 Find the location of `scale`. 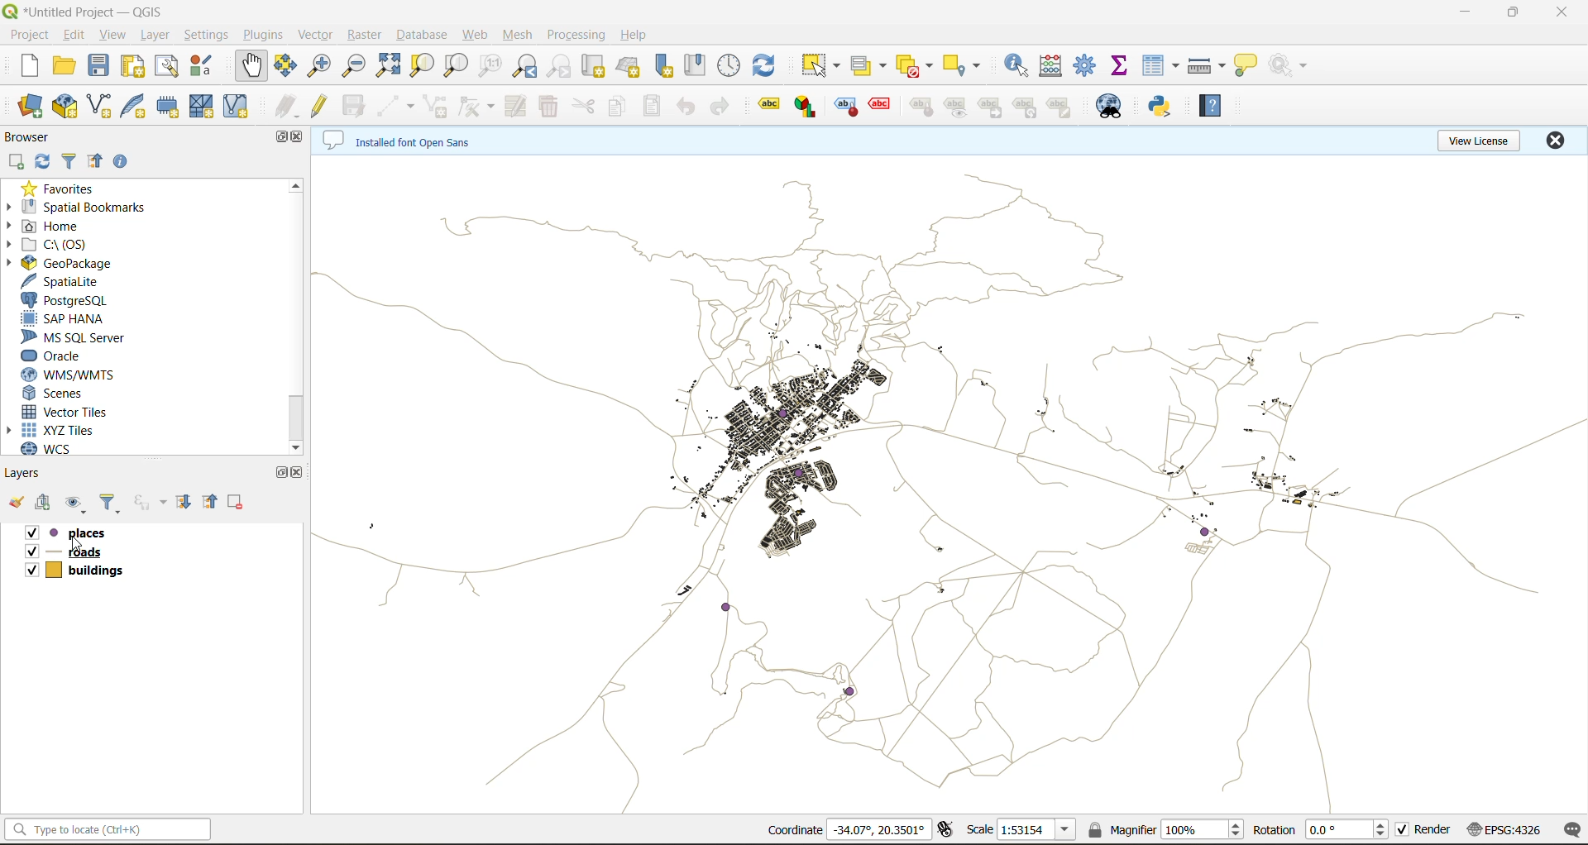

scale is located at coordinates (1026, 830).